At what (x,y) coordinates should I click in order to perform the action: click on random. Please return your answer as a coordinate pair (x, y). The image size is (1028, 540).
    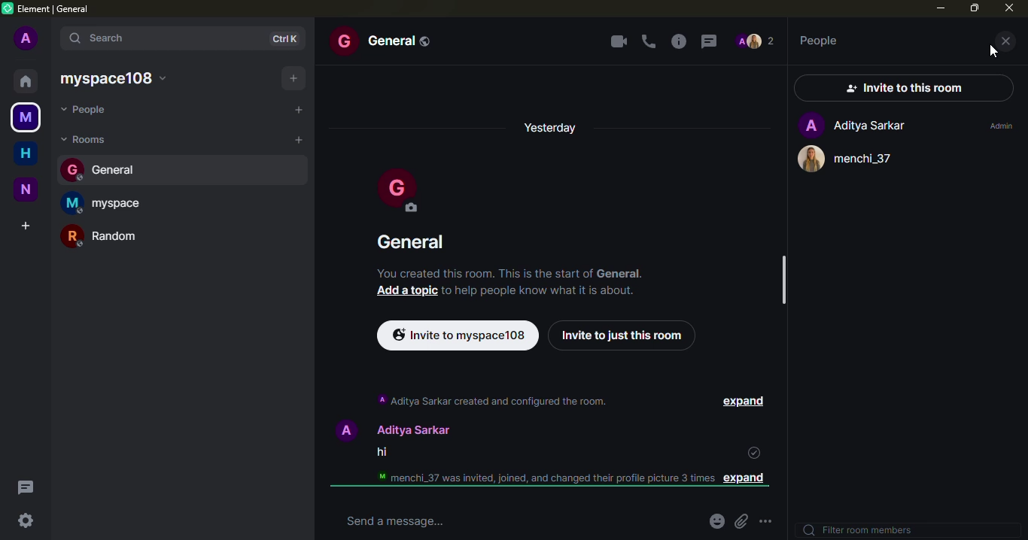
    Looking at the image, I should click on (109, 236).